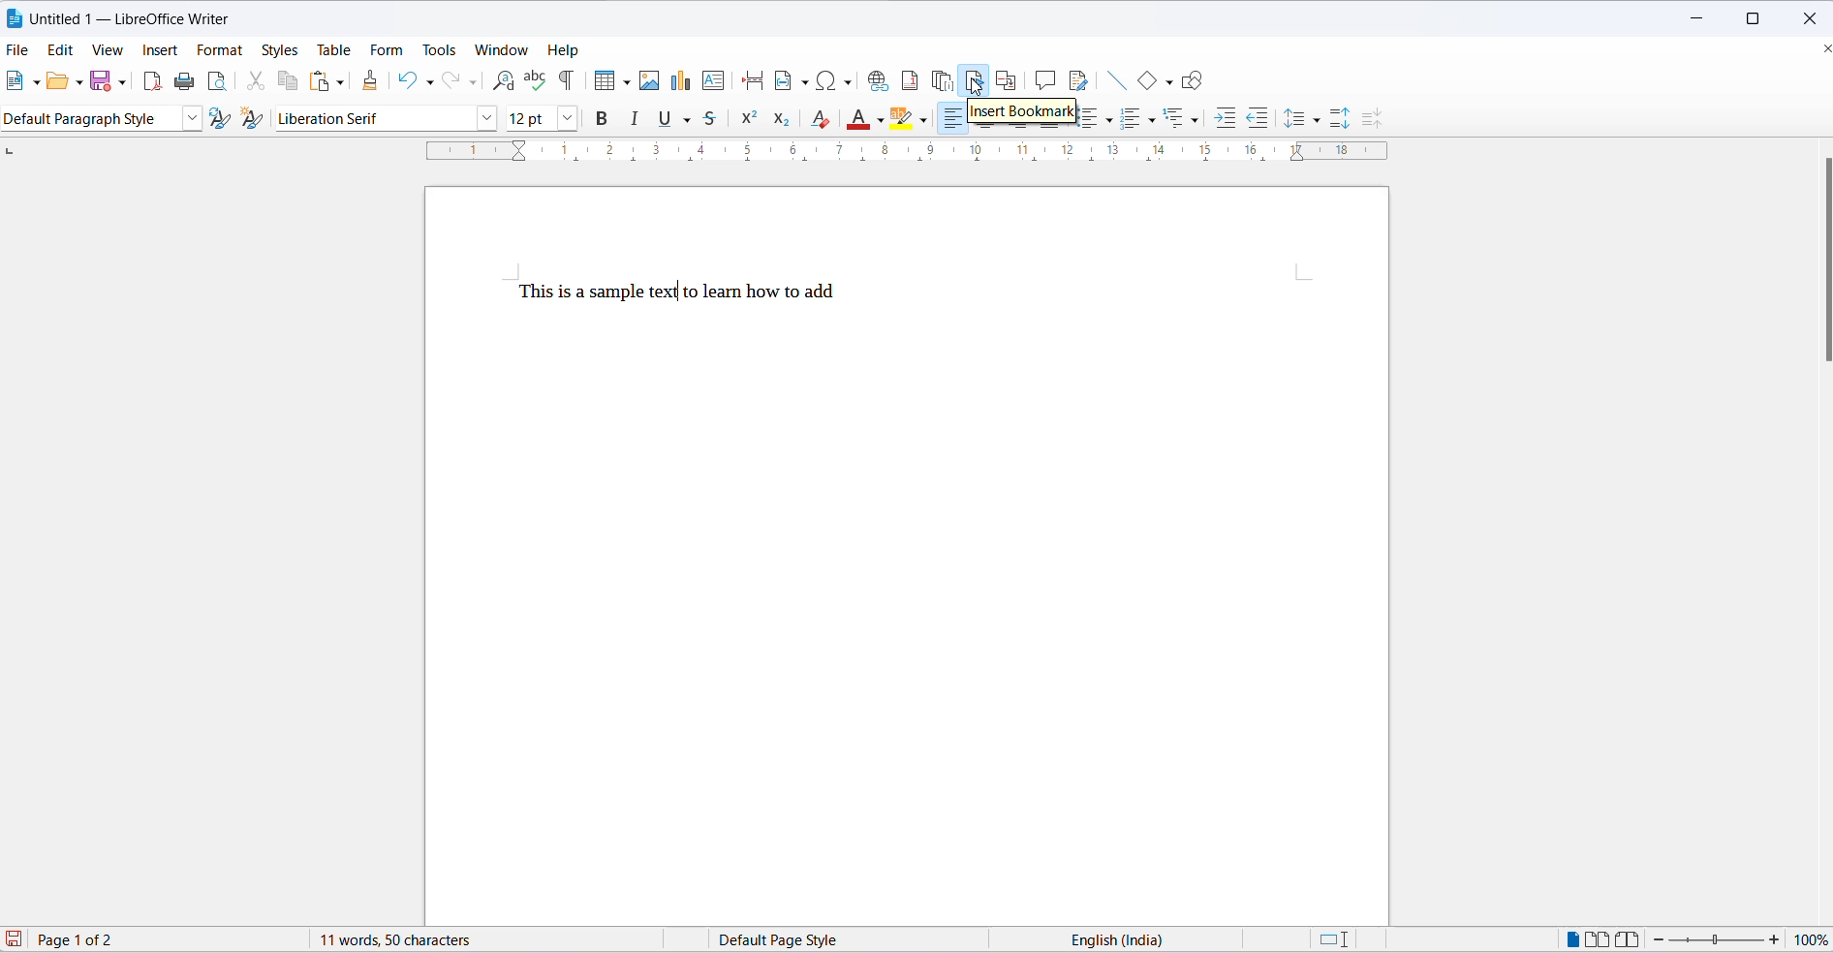 This screenshot has height=953, width=1833. What do you see at coordinates (279, 49) in the screenshot?
I see `styles` at bounding box center [279, 49].